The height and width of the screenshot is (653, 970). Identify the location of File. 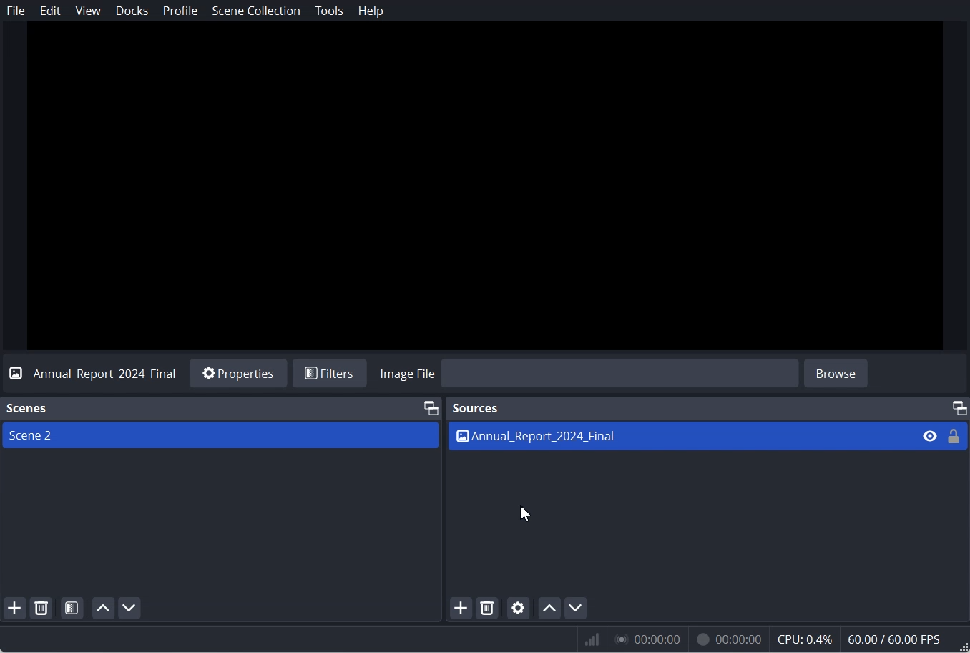
(16, 11).